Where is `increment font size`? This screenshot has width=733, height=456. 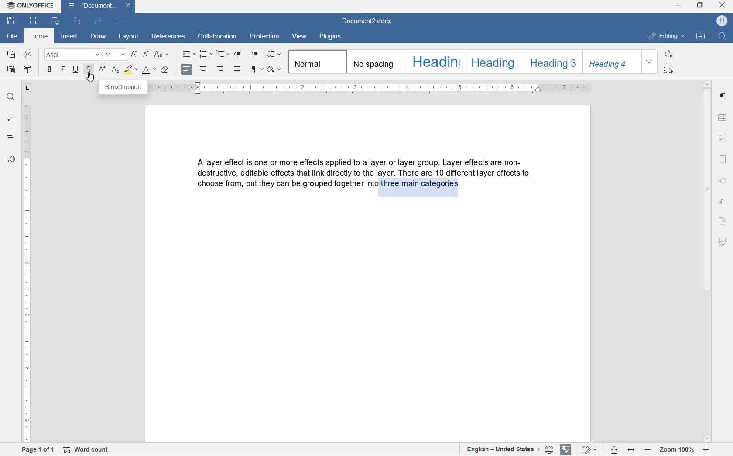
increment font size is located at coordinates (134, 54).